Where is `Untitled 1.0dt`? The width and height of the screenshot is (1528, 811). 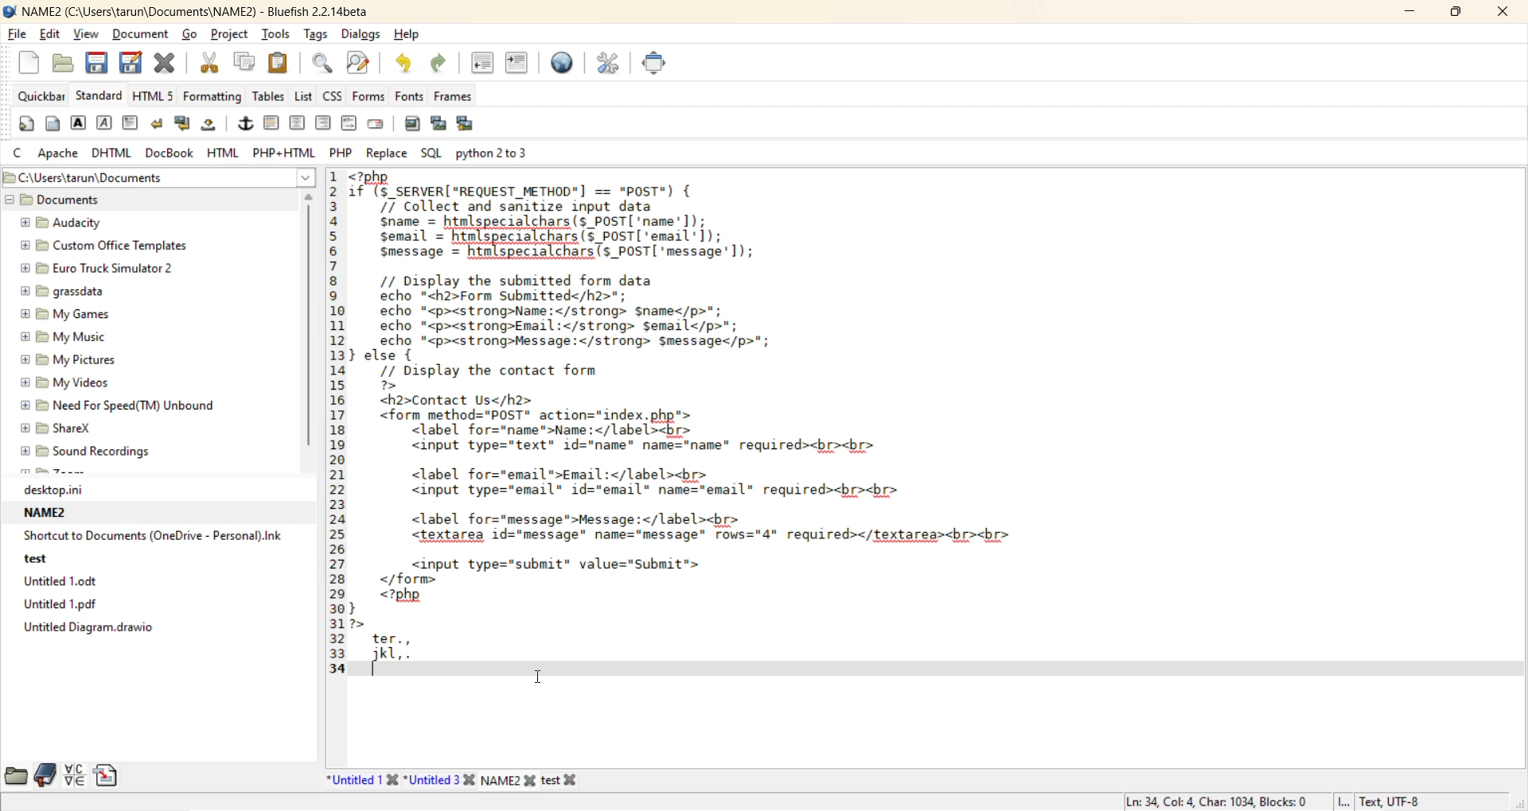
Untitled 1.0dt is located at coordinates (78, 580).